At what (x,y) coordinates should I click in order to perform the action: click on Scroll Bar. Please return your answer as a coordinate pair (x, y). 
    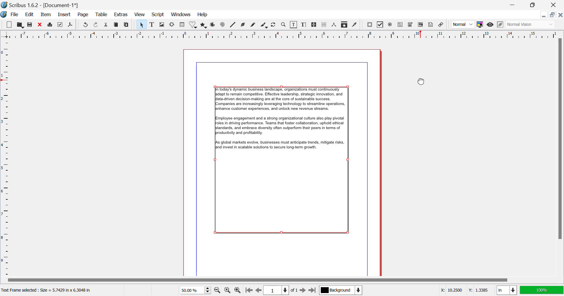
    Looking at the image, I should click on (559, 156).